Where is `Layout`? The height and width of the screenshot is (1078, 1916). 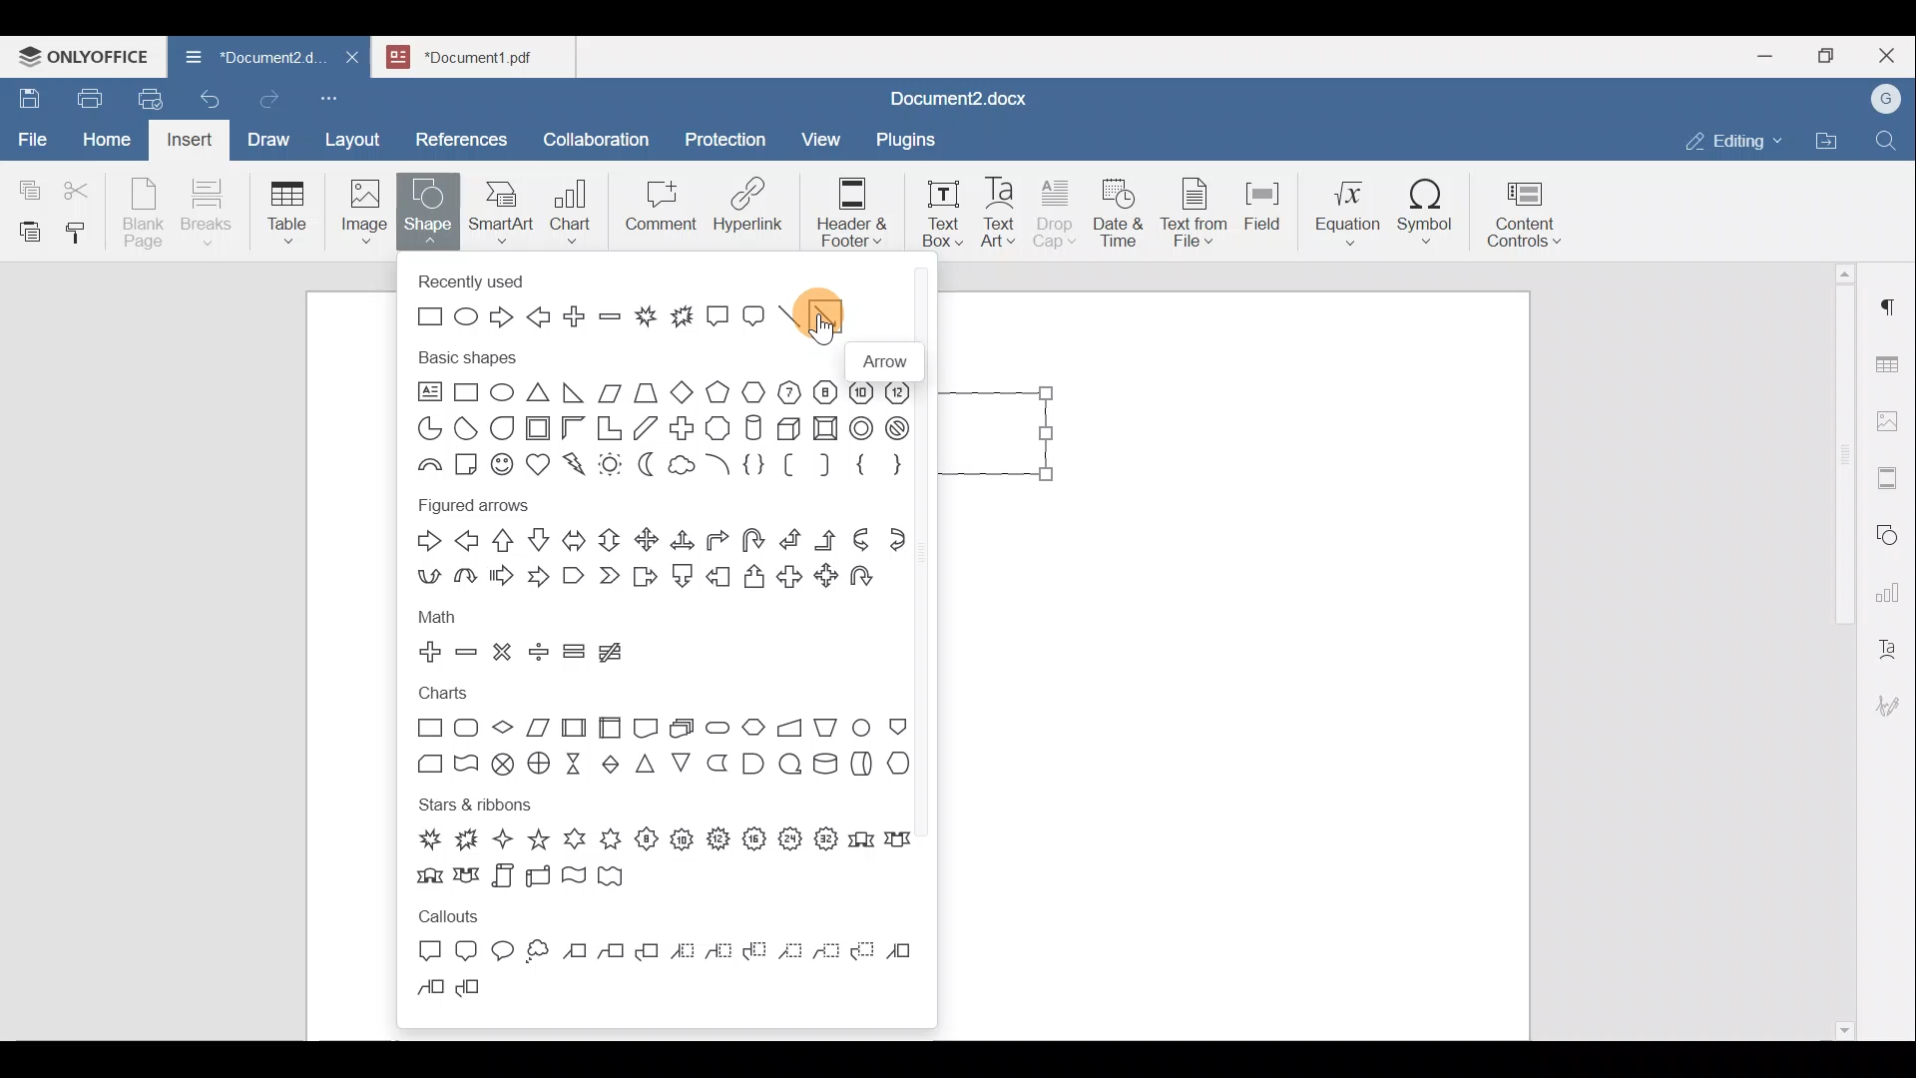 Layout is located at coordinates (357, 136).